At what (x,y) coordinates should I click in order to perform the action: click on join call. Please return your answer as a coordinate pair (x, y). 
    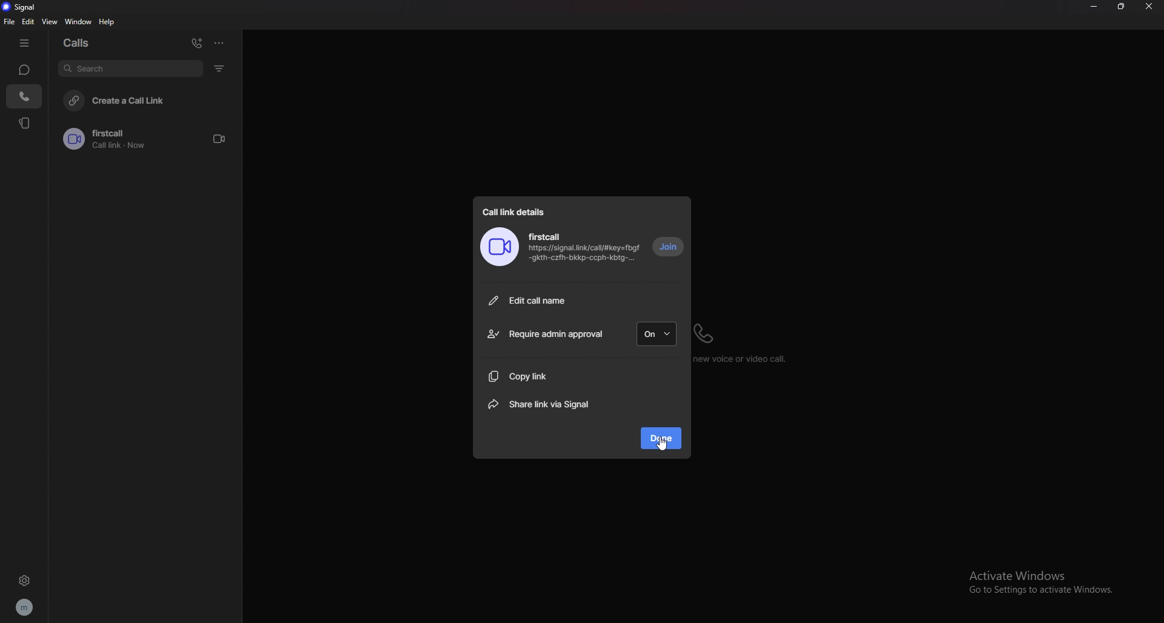
    Looking at the image, I should click on (669, 247).